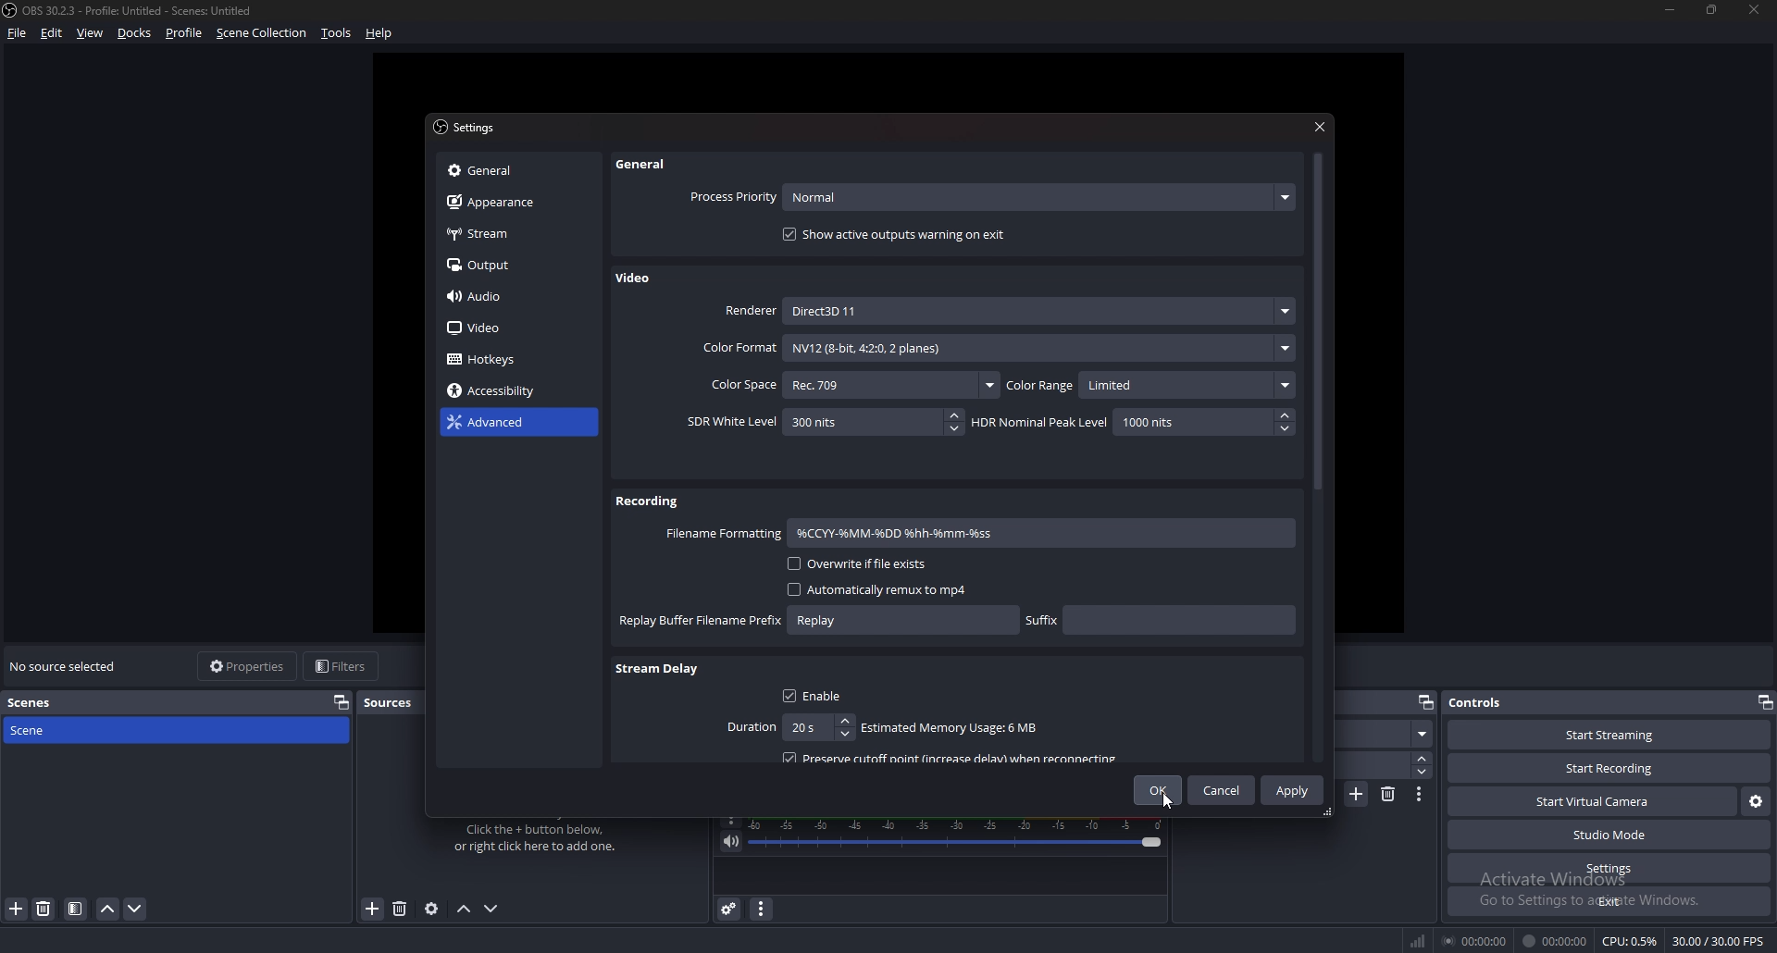 This screenshot has height=953, width=1777. I want to click on Video, so click(636, 279).